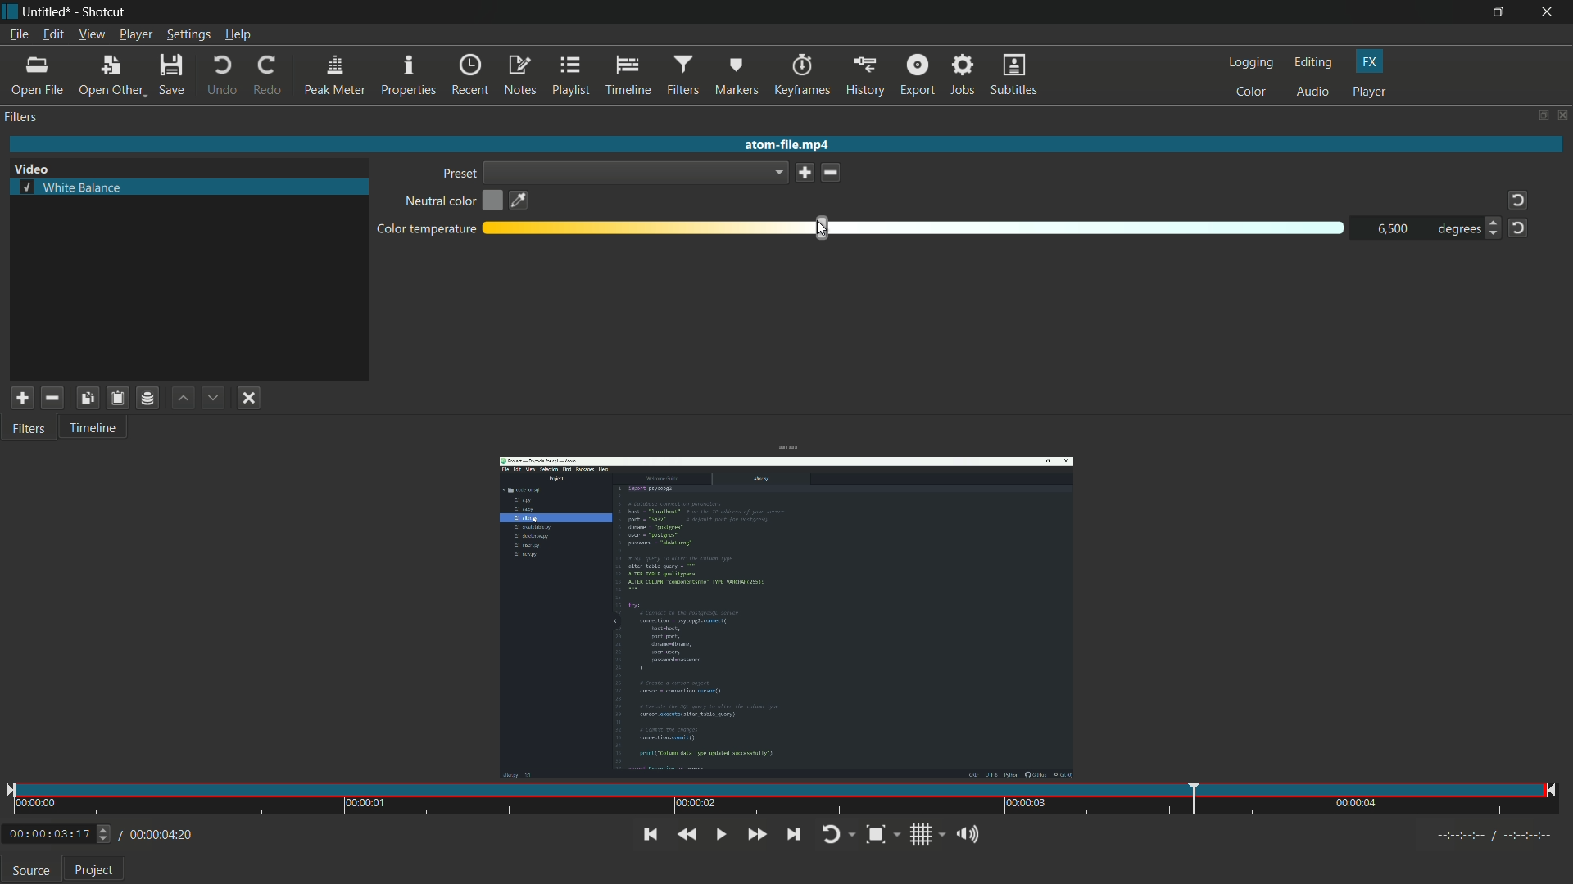 The height and width of the screenshot is (884, 1573). Describe the element at coordinates (1542, 116) in the screenshot. I see `change layout` at that location.